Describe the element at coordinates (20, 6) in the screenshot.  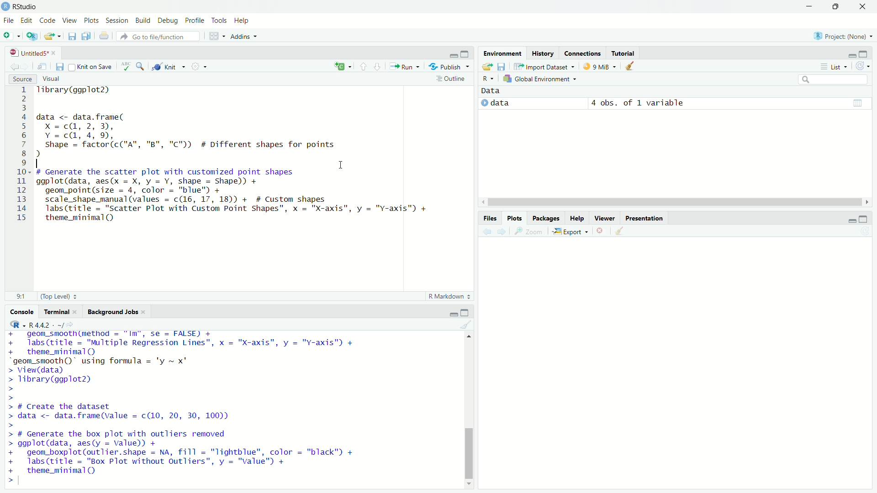
I see `RStudio` at that location.